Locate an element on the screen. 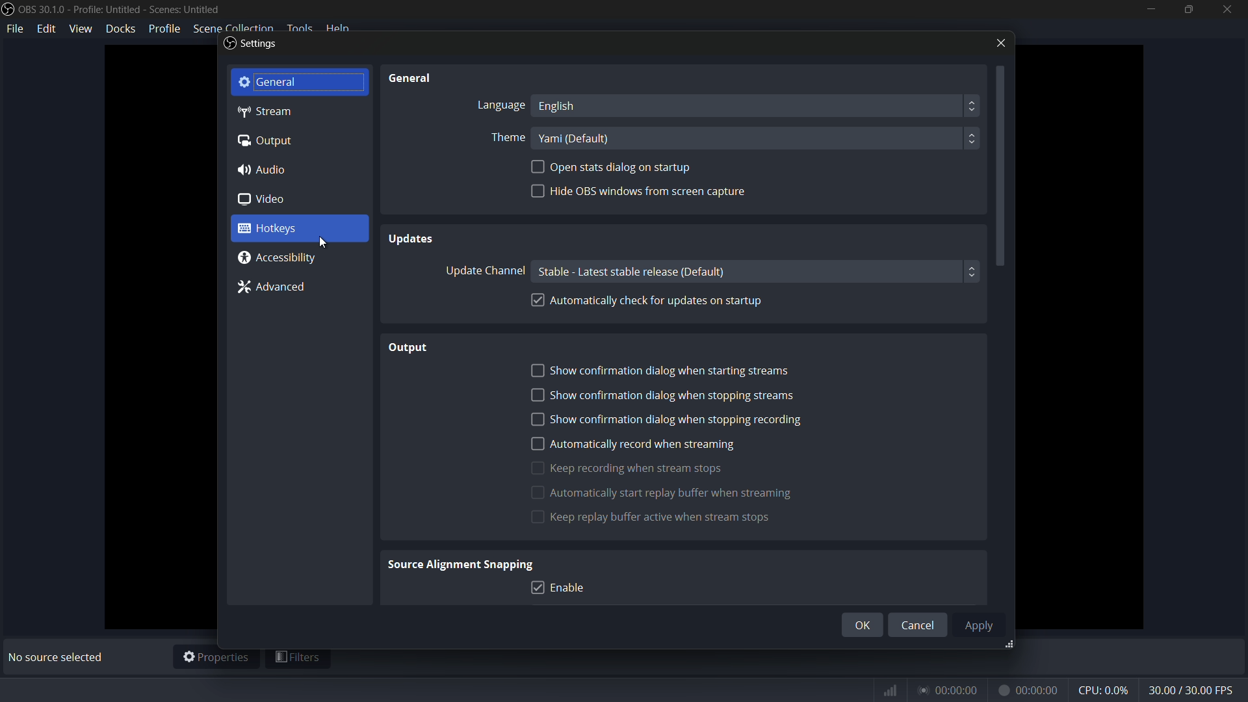 The width and height of the screenshot is (1248, 702). fps is located at coordinates (1192, 691).